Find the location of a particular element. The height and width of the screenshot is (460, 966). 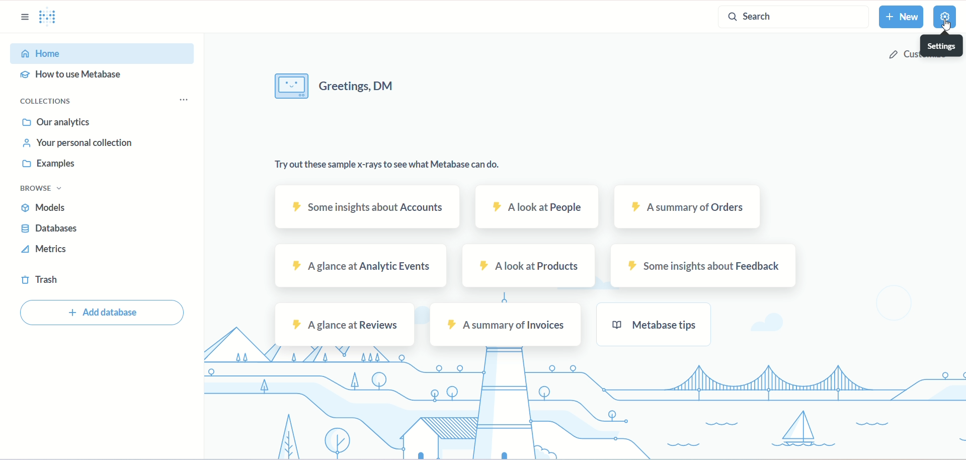

search is located at coordinates (791, 16).